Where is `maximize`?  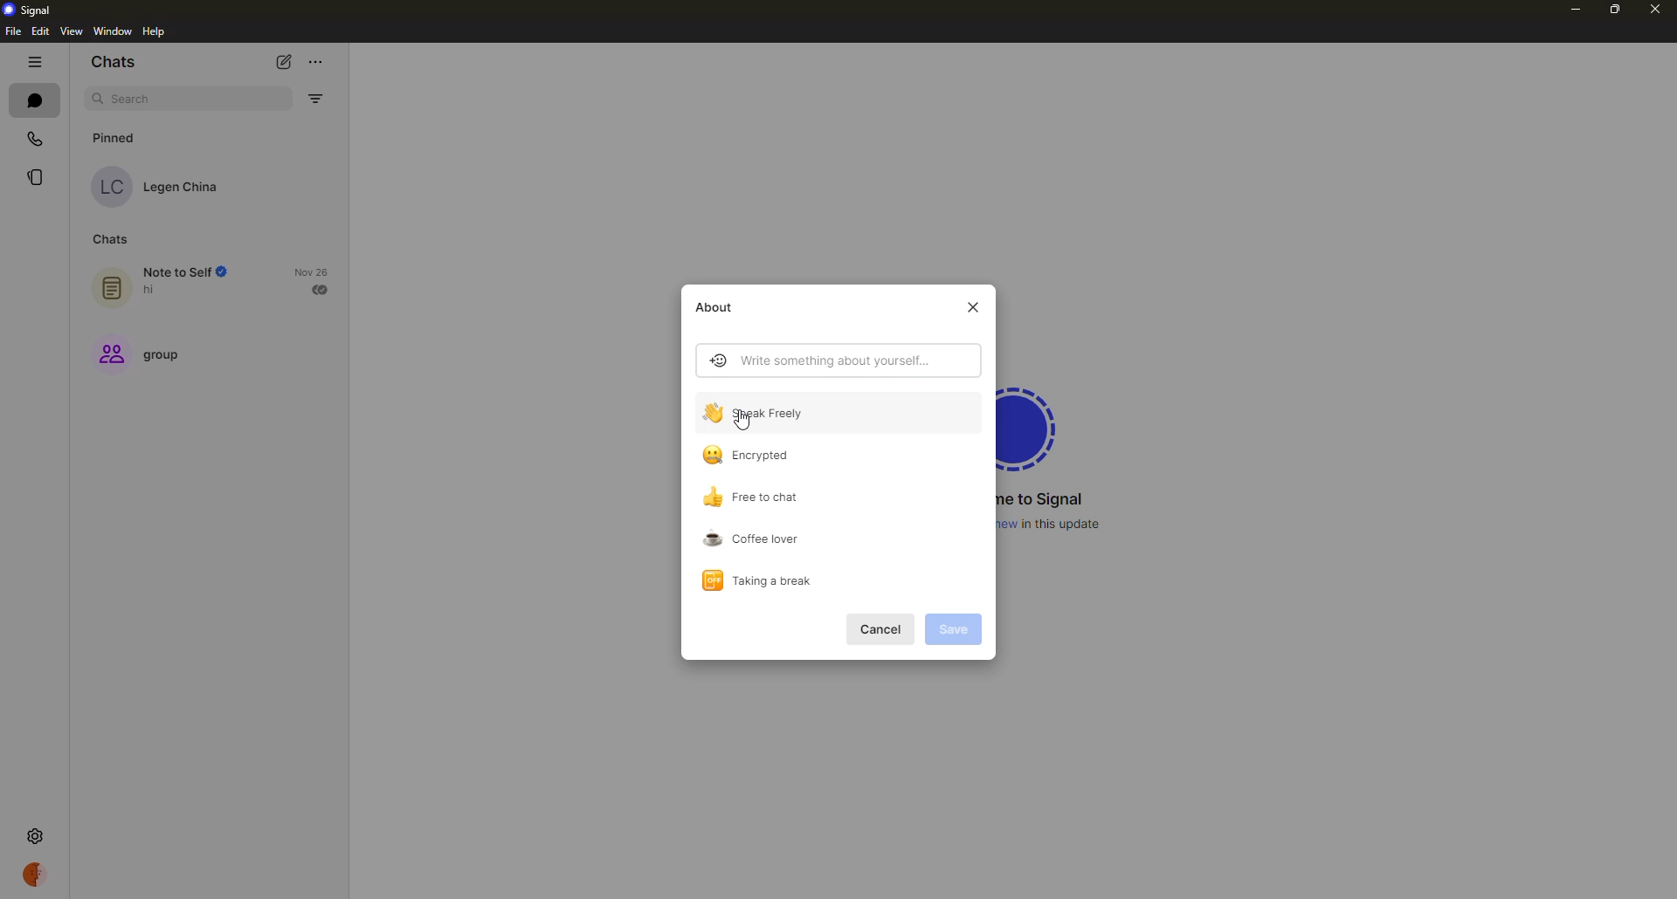 maximize is located at coordinates (1612, 10).